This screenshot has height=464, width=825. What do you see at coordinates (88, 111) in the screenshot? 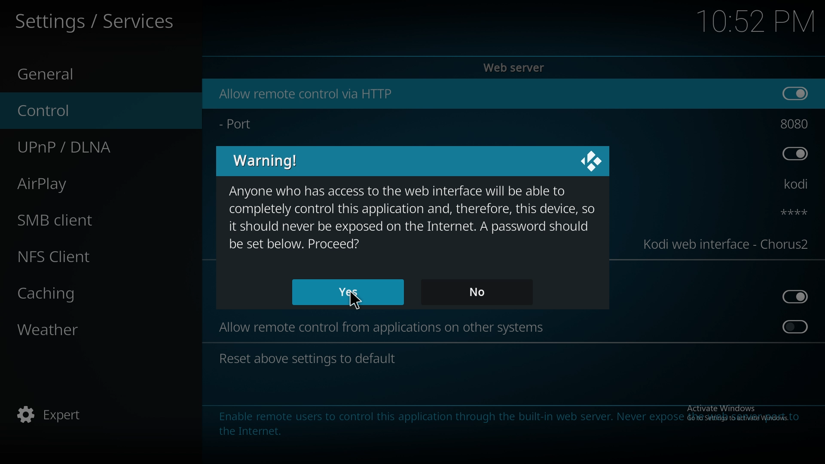
I see `control` at bounding box center [88, 111].